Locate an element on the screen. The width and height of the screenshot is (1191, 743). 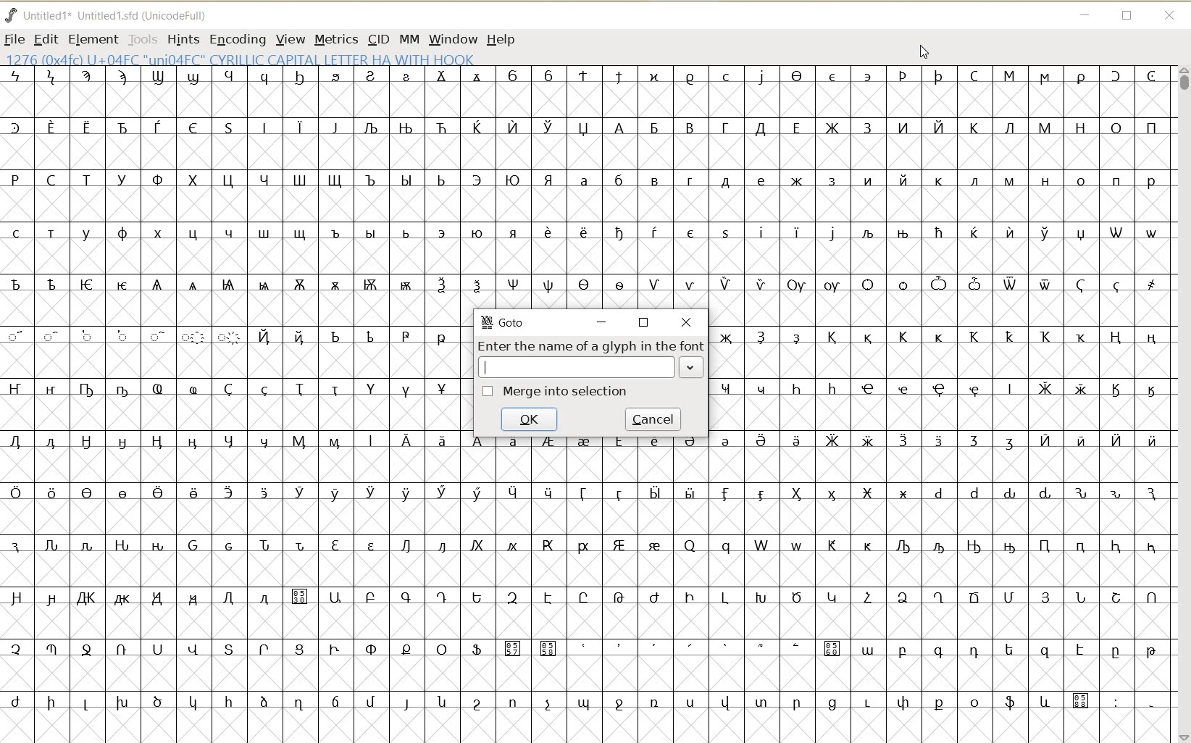
FILE is located at coordinates (14, 39).